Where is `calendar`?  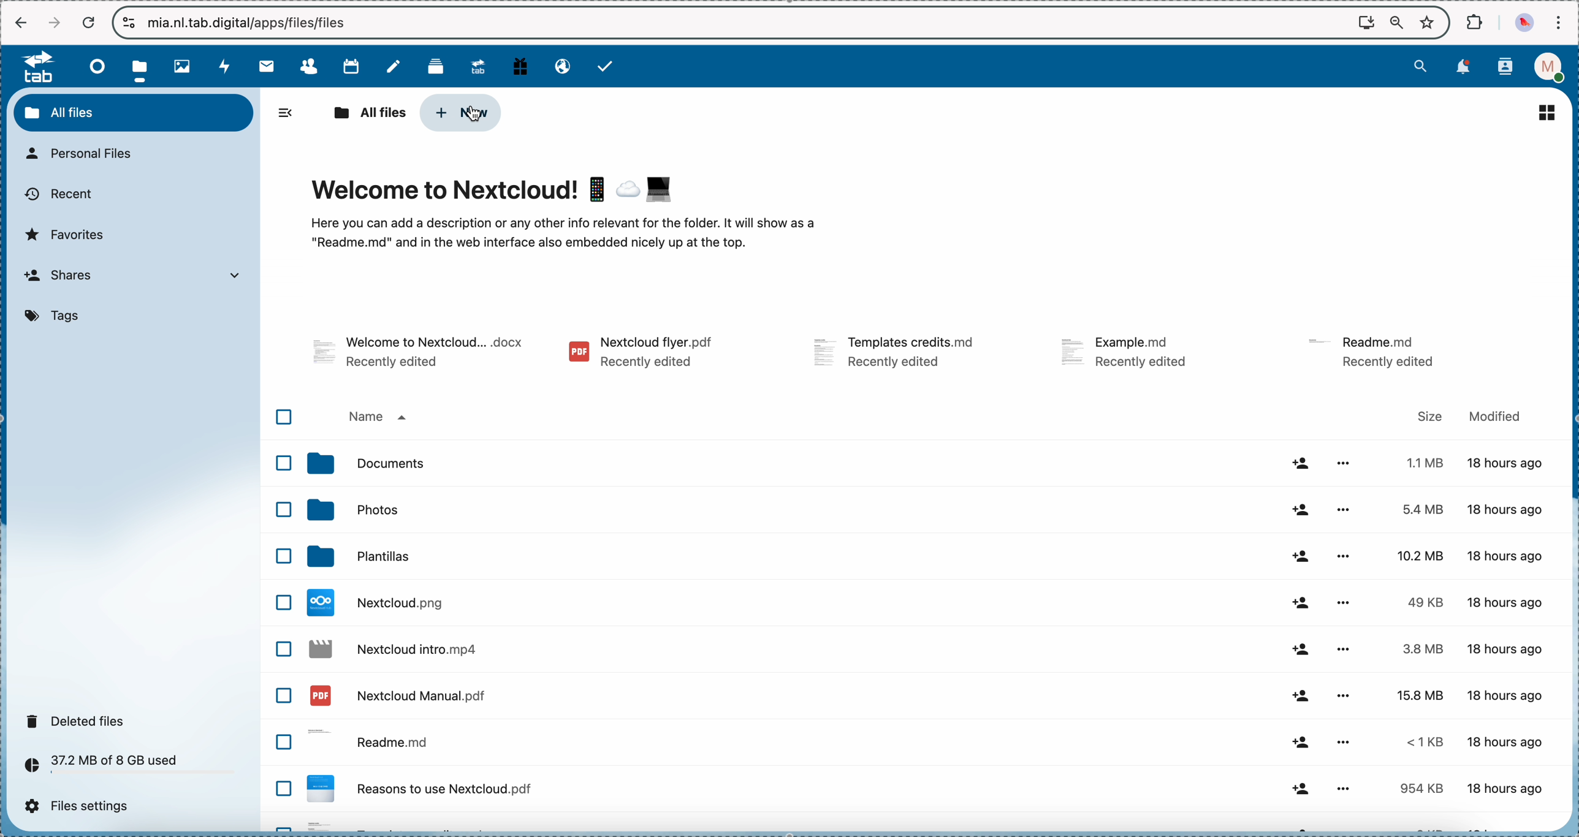
calendar is located at coordinates (351, 65).